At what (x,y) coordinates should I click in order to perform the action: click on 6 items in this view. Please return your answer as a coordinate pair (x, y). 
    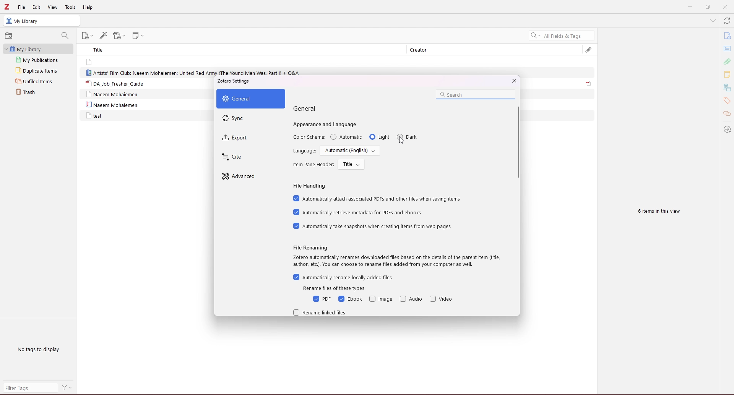
    Looking at the image, I should click on (657, 212).